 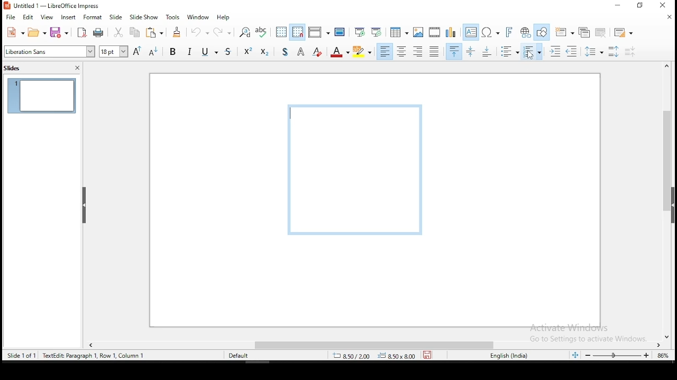 I want to click on toggle unordered list, so click(x=510, y=52).